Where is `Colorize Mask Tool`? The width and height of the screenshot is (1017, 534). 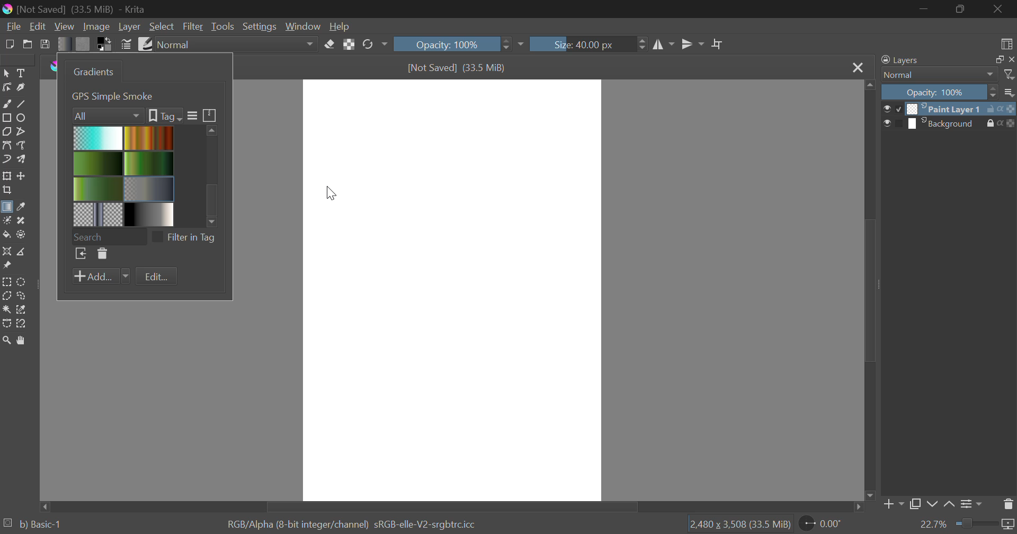 Colorize Mask Tool is located at coordinates (6, 220).